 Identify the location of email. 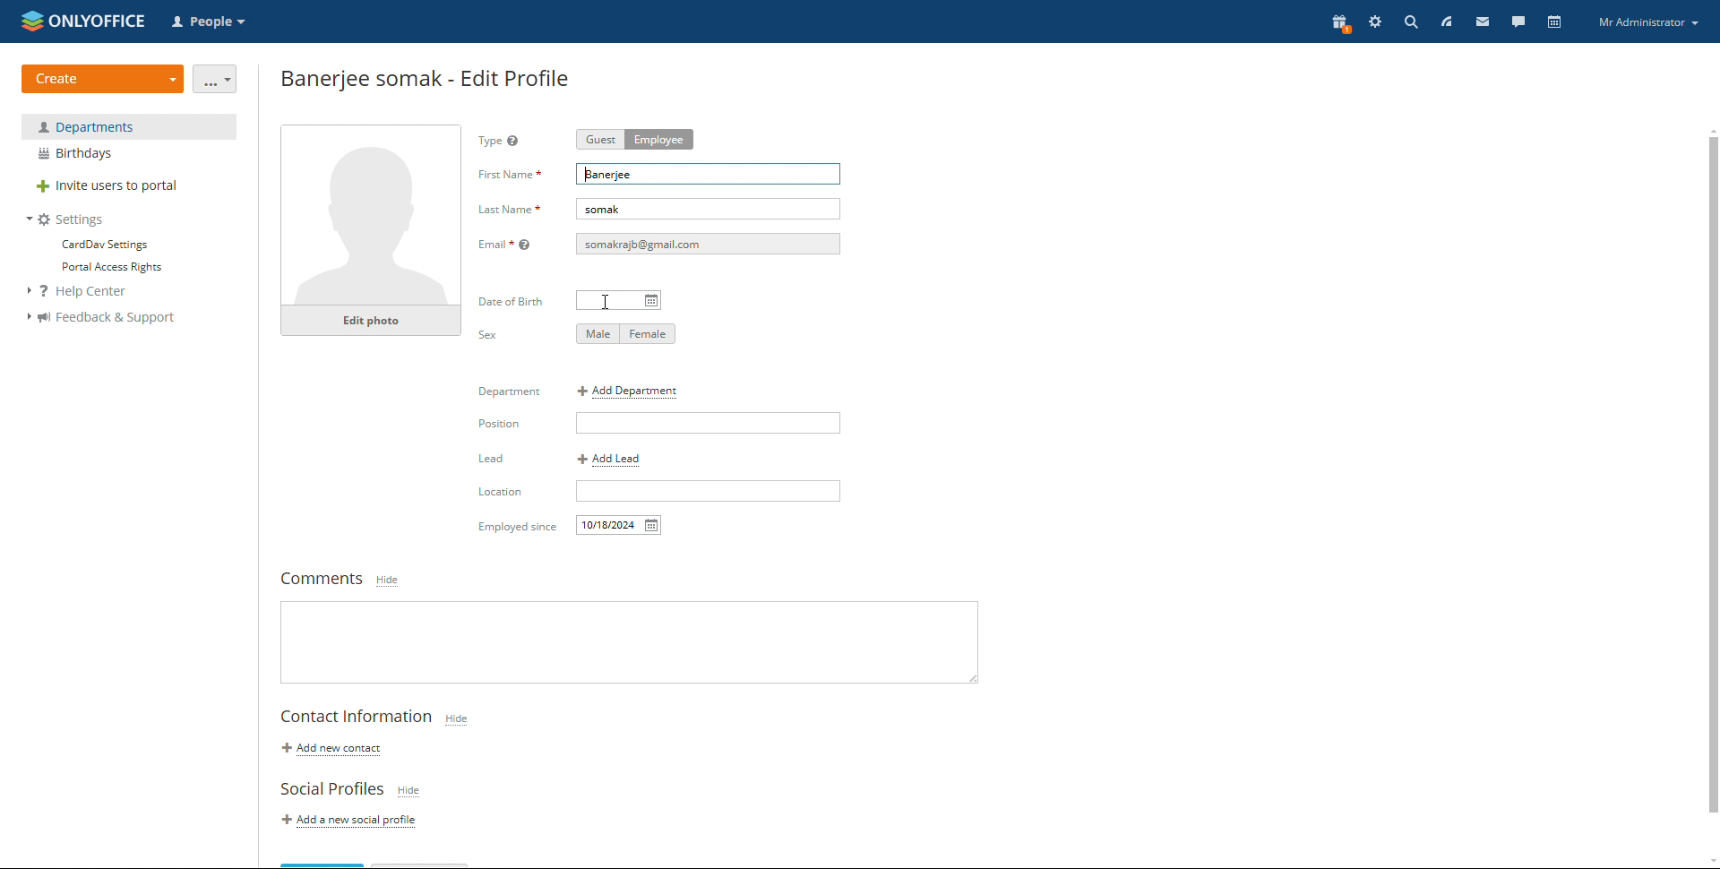
(708, 244).